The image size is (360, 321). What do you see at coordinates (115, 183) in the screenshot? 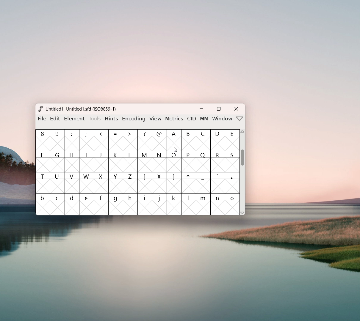
I see `Y` at bounding box center [115, 183].